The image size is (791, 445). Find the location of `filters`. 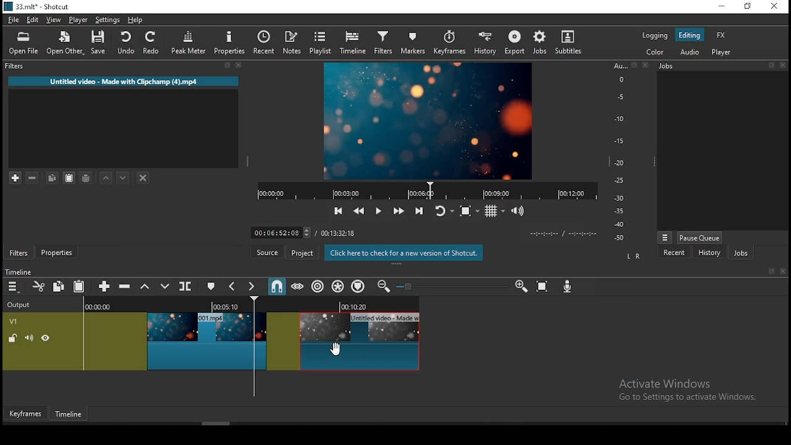

filters is located at coordinates (126, 67).